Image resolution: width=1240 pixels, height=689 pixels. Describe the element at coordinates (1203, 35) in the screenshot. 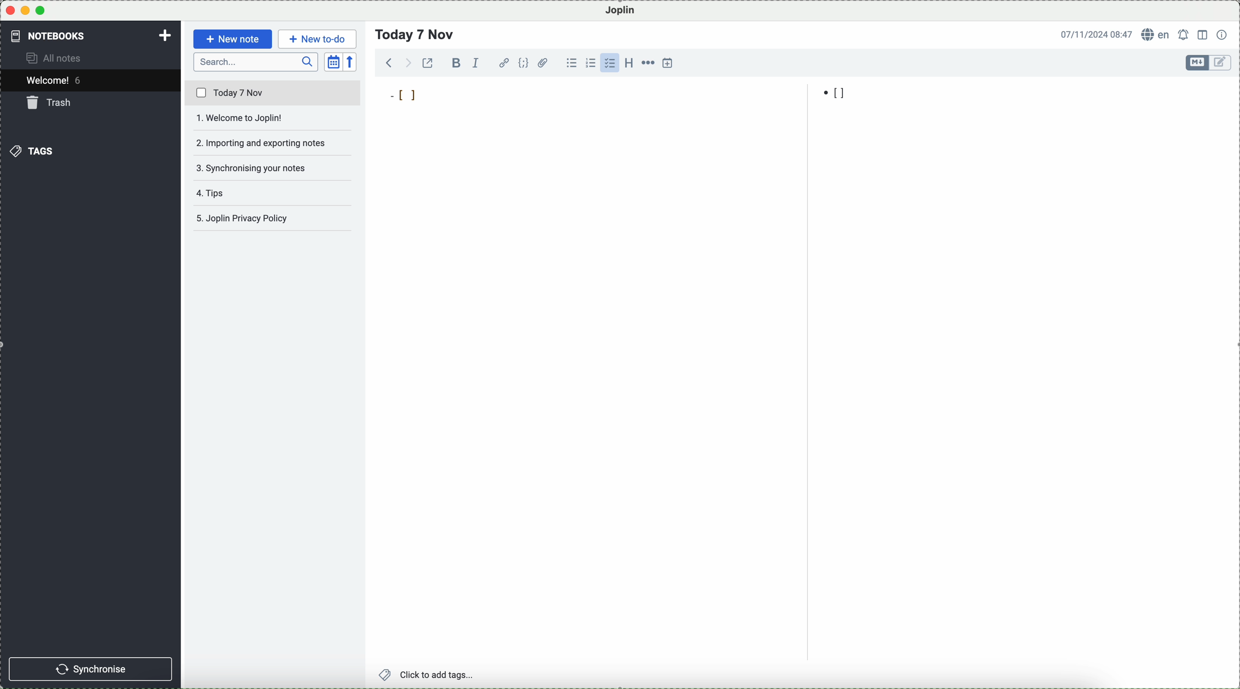

I see `toggle editor layout` at that location.